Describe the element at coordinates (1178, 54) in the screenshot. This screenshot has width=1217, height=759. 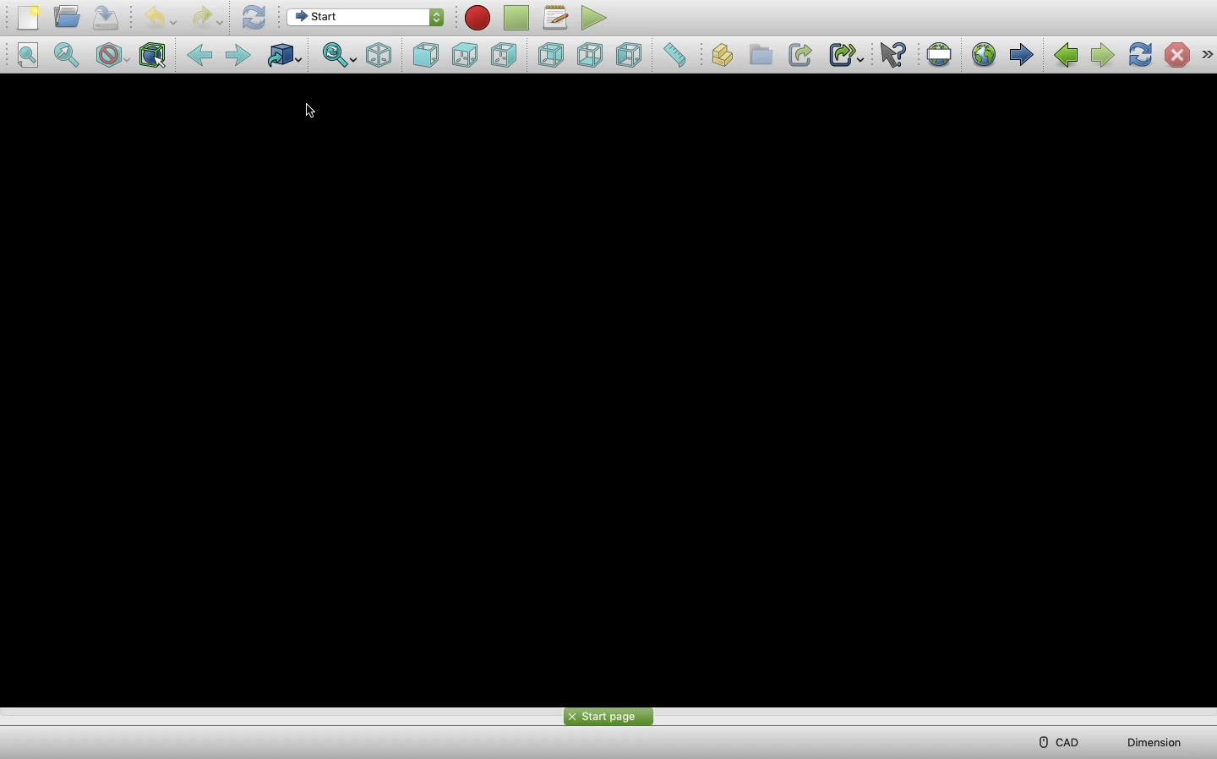
I see `Delete` at that location.